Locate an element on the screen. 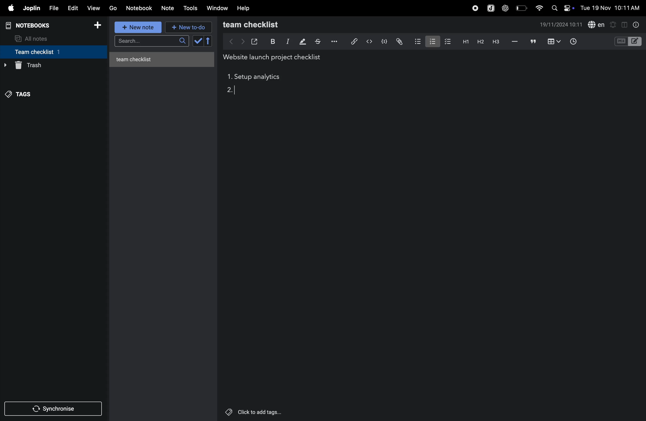   is located at coordinates (260, 412).